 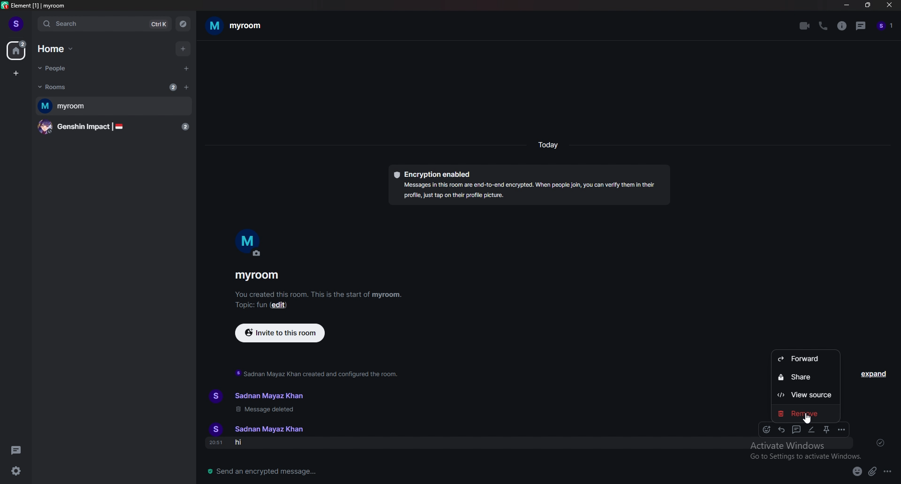 What do you see at coordinates (16, 471) in the screenshot?
I see `settings` at bounding box center [16, 471].